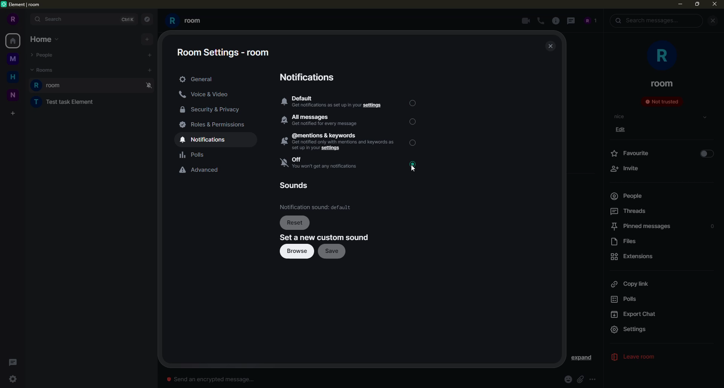 The height and width of the screenshot is (388, 724). Describe the element at coordinates (83, 19) in the screenshot. I see `search bar` at that location.